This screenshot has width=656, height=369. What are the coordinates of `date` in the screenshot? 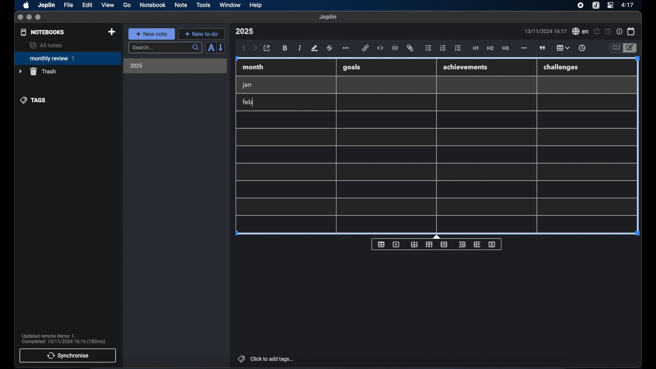 It's located at (545, 31).